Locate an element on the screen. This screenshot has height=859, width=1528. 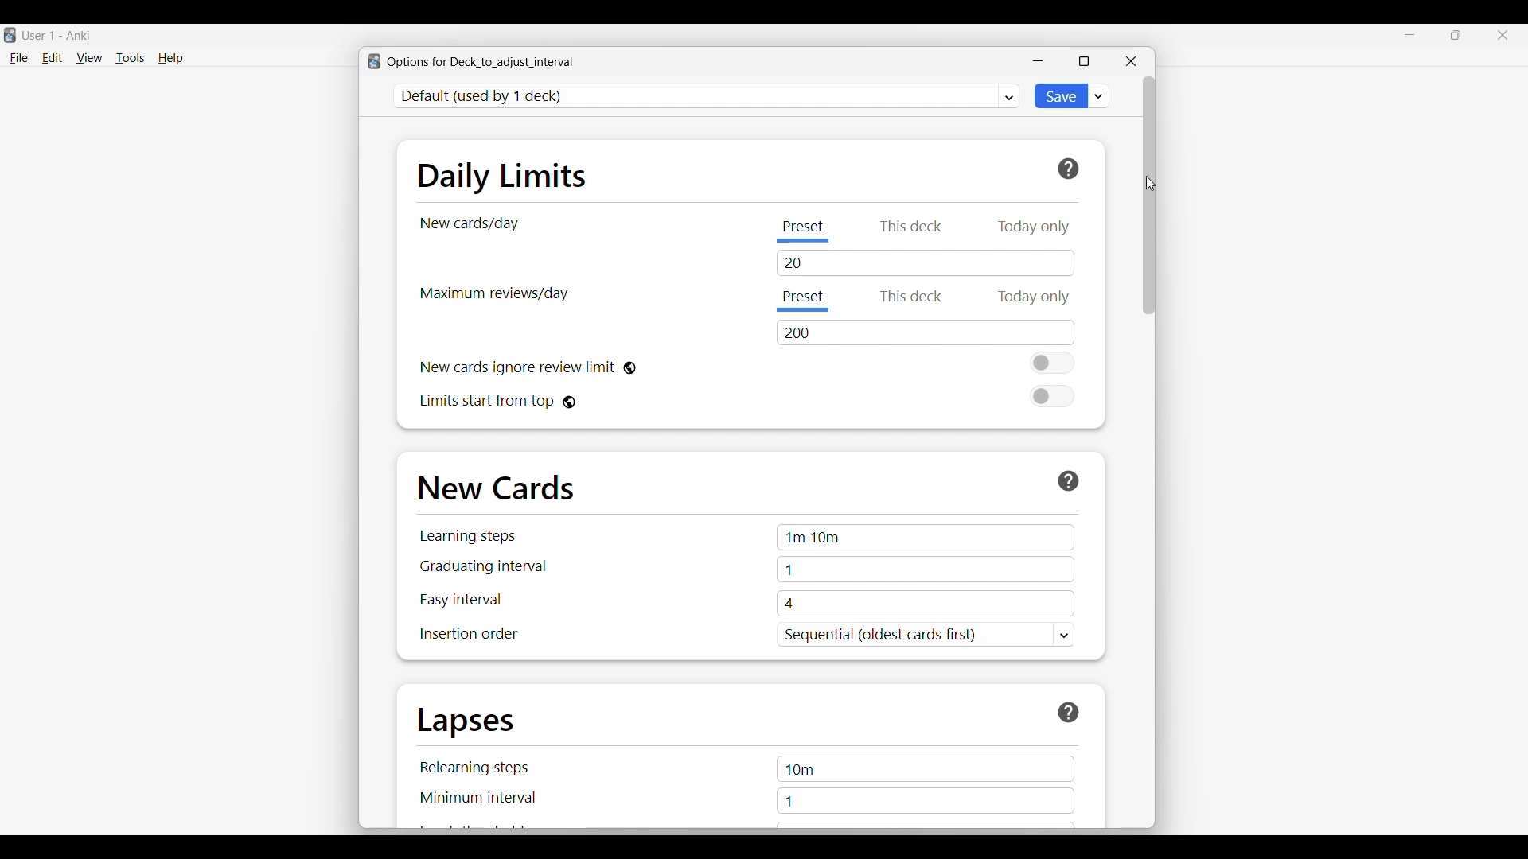
Limits start from top is located at coordinates (486, 402).